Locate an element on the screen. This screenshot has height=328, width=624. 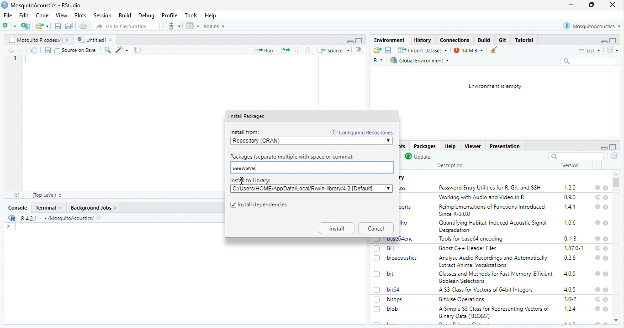
Quantifying Habitat-Induced Acoustic Signal
Degradation is located at coordinates (494, 227).